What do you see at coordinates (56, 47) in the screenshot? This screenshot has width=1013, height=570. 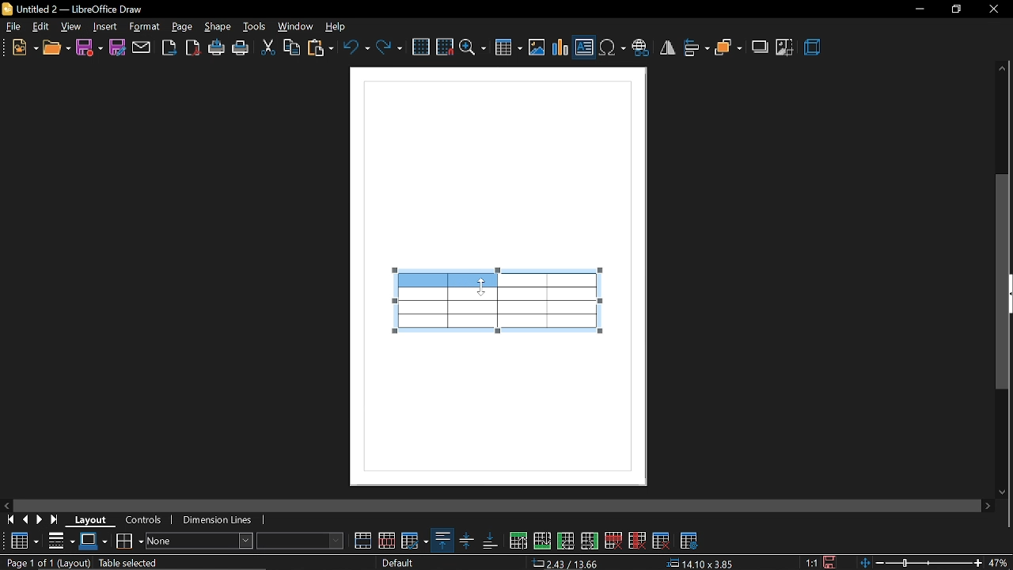 I see `open` at bounding box center [56, 47].